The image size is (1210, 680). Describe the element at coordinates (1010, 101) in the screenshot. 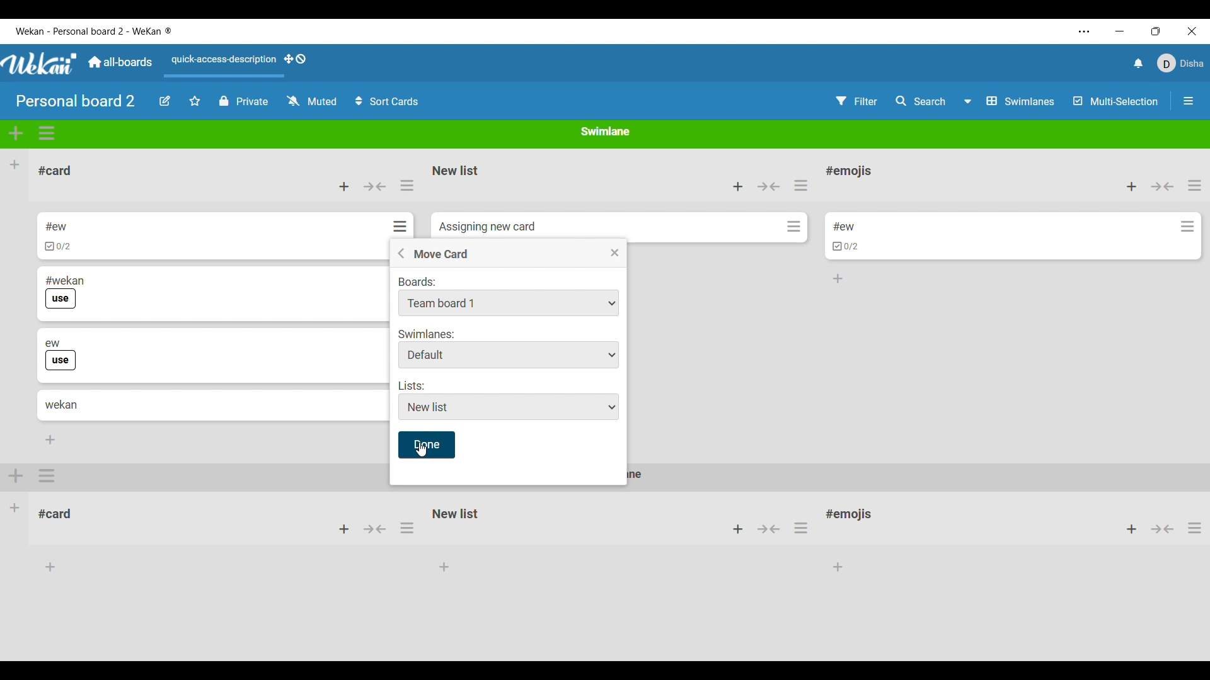

I see `Board view options` at that location.